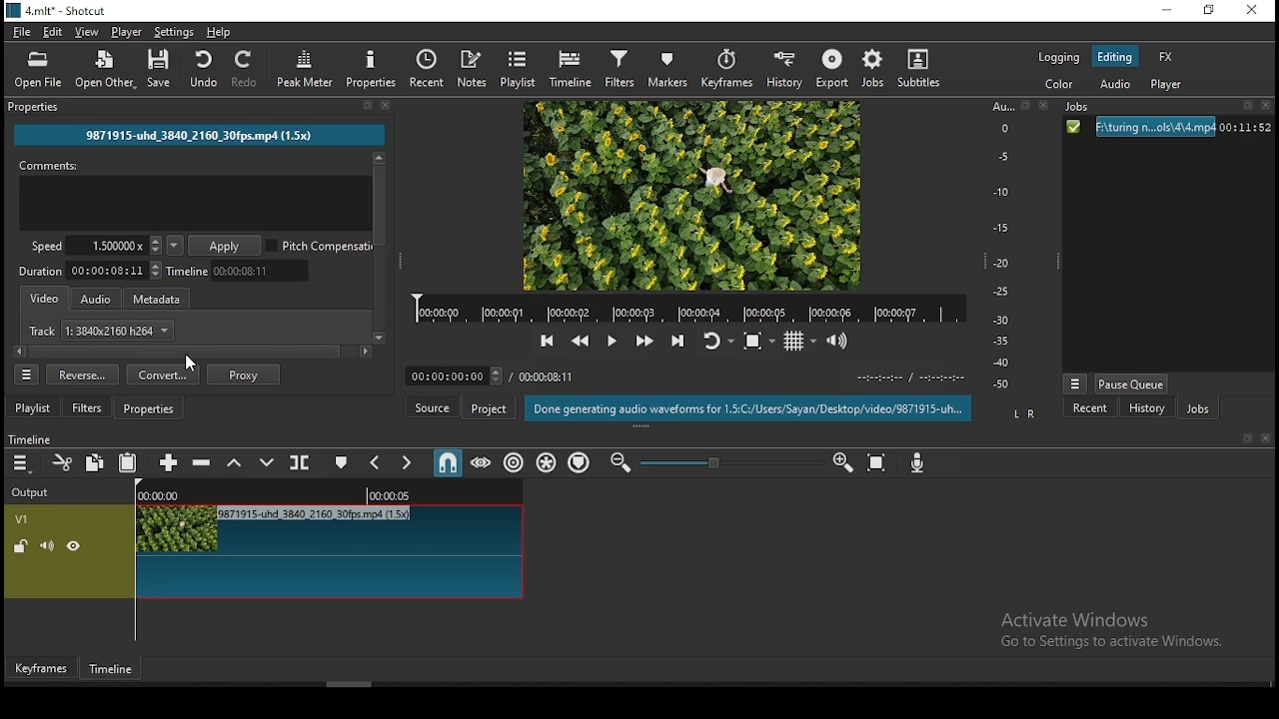 The width and height of the screenshot is (1279, 719). What do you see at coordinates (408, 462) in the screenshot?
I see `next marker` at bounding box center [408, 462].